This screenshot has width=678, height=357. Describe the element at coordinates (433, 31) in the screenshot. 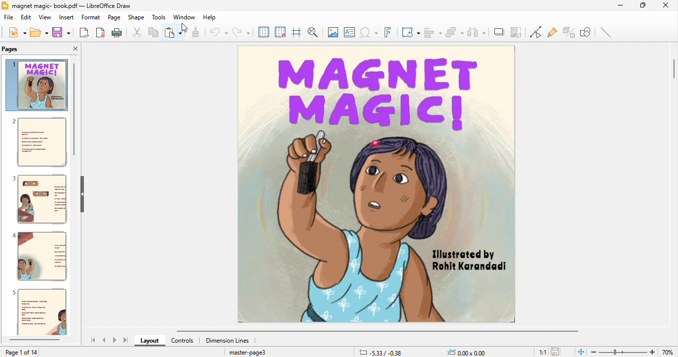

I see `align object` at that location.